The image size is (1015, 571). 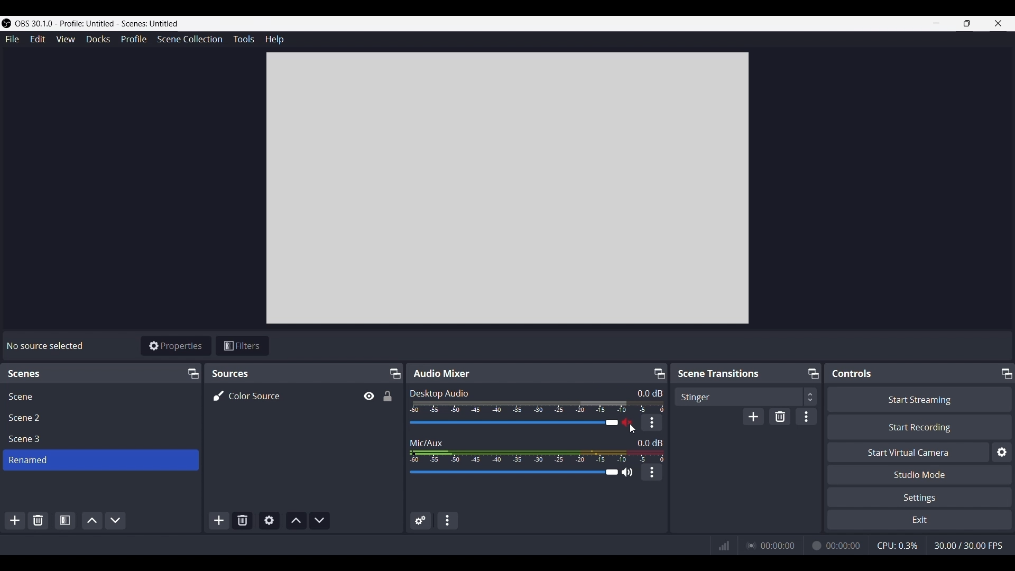 What do you see at coordinates (650, 443) in the screenshot?
I see `Current volume of Mic/Aux` at bounding box center [650, 443].